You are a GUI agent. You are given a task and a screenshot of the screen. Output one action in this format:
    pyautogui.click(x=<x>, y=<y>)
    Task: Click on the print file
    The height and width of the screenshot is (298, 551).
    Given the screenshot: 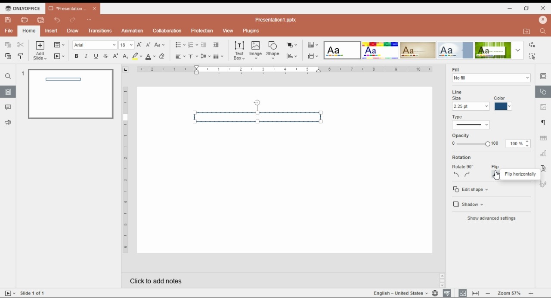 What is the action you would take?
    pyautogui.click(x=24, y=20)
    